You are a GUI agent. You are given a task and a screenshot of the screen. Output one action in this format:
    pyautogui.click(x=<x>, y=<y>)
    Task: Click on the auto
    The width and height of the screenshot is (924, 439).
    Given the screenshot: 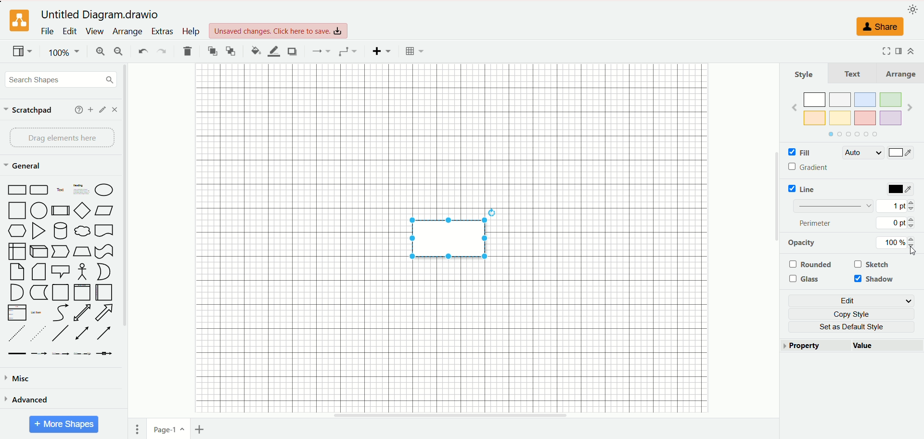 What is the action you would take?
    pyautogui.click(x=862, y=153)
    